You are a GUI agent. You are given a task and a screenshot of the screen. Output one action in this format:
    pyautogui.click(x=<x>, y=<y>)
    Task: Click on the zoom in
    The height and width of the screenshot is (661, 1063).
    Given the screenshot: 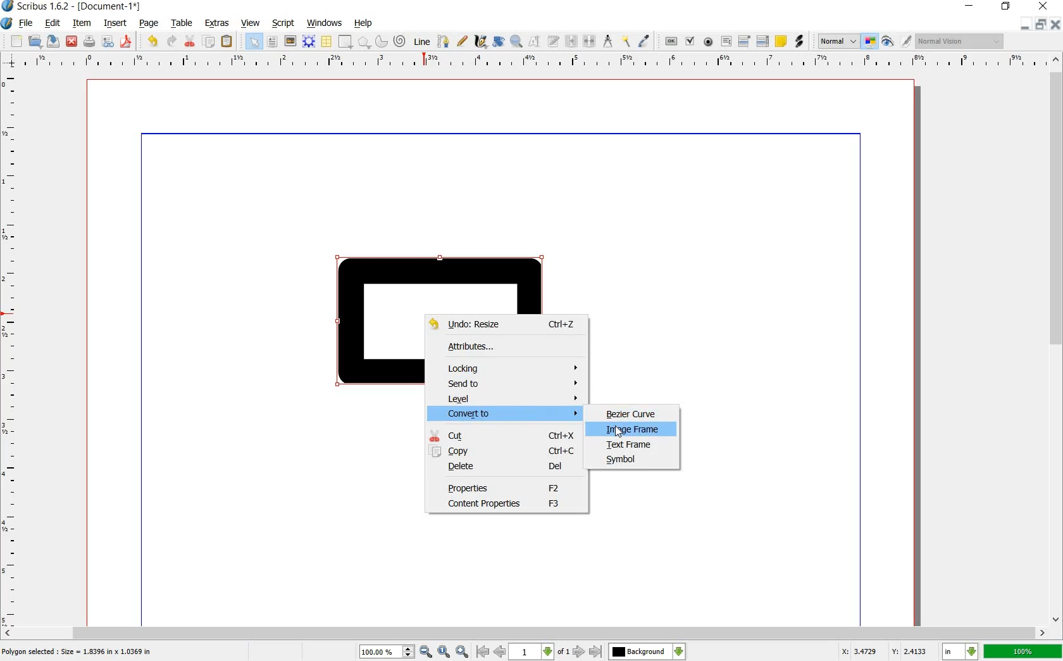 What is the action you would take?
    pyautogui.click(x=396, y=651)
    